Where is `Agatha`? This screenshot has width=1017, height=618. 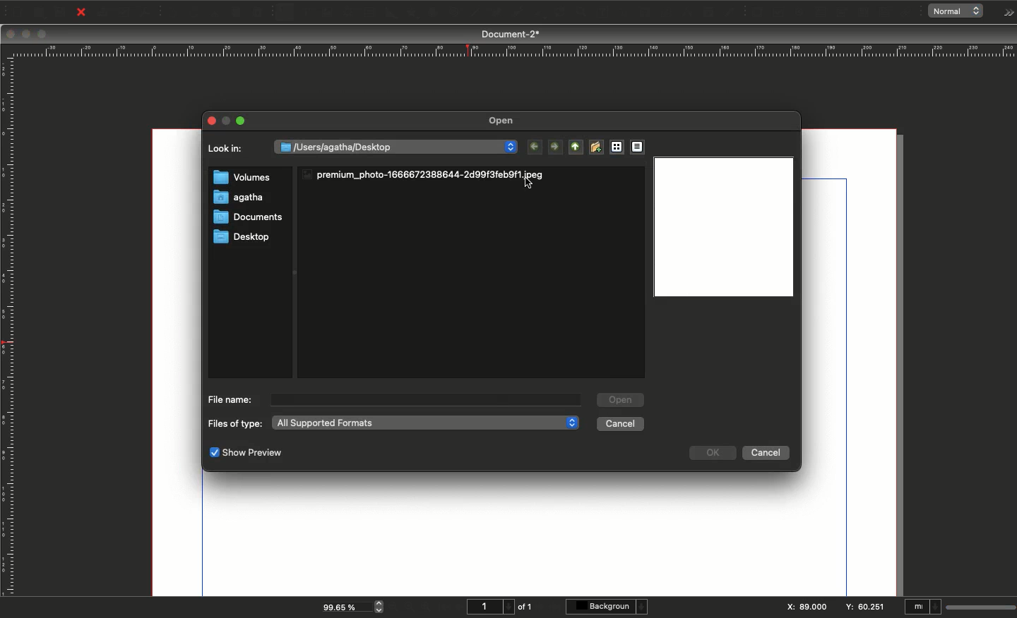
Agatha is located at coordinates (238, 198).